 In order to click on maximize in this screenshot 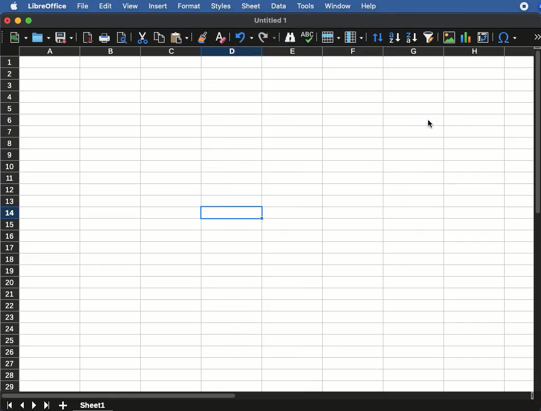, I will do `click(28, 21)`.